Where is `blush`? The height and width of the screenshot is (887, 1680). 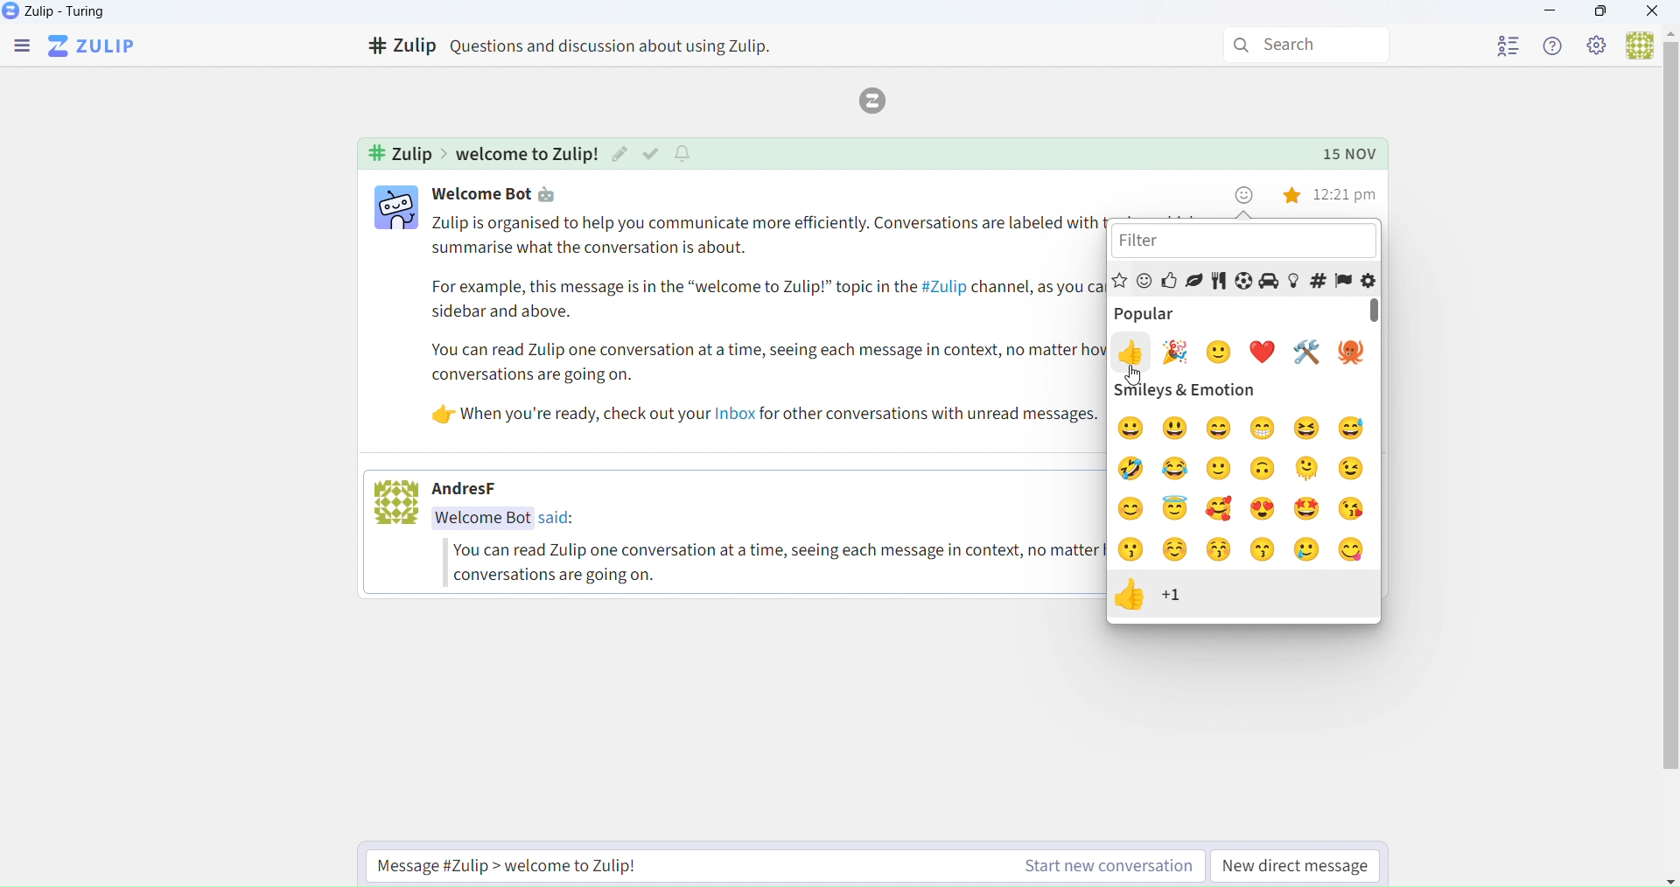 blush is located at coordinates (1178, 549).